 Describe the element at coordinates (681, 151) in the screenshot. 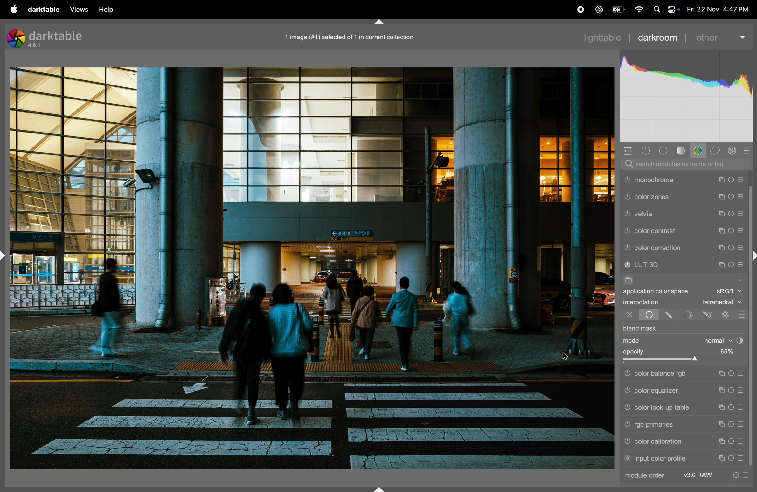

I see `tone` at that location.